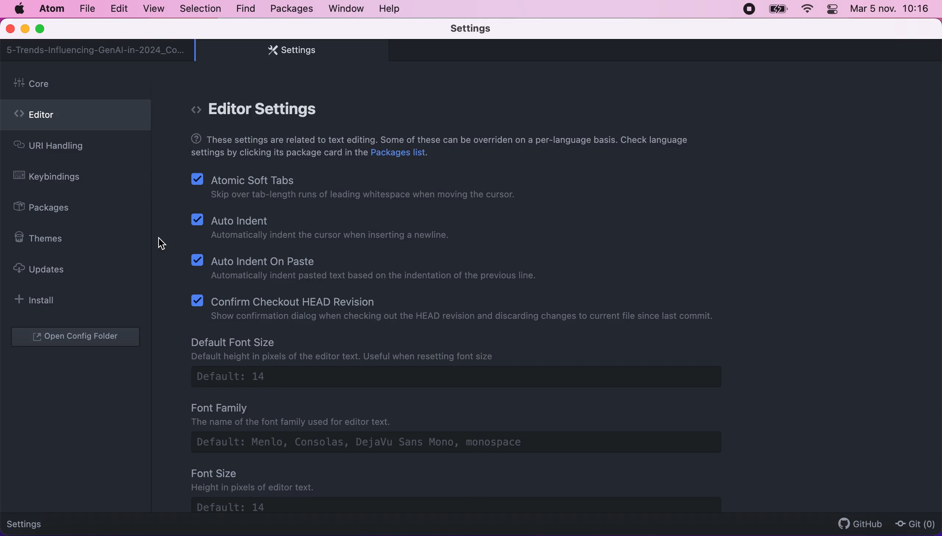 This screenshot has width=942, height=536. What do you see at coordinates (464, 363) in the screenshot?
I see `default font size` at bounding box center [464, 363].